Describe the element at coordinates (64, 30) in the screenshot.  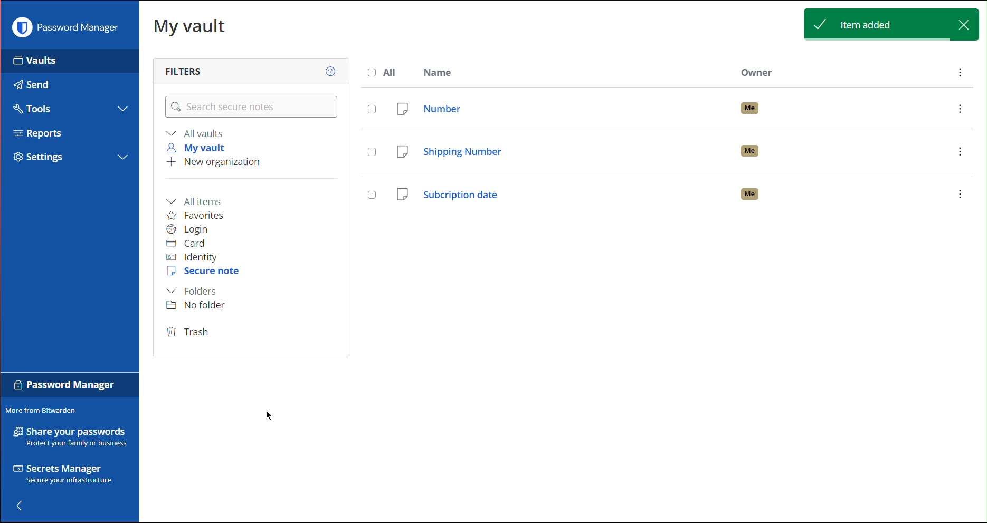
I see `Password Manager` at that location.